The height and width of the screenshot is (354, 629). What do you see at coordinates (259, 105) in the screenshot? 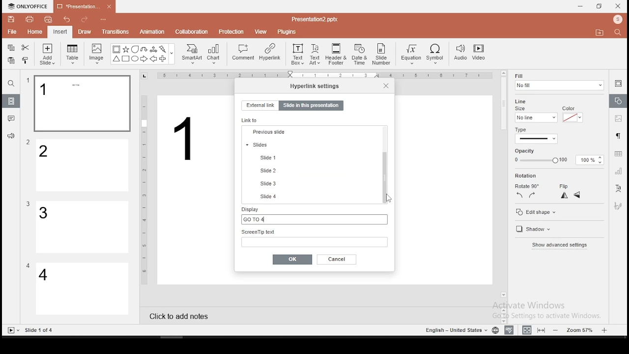
I see `external link` at bounding box center [259, 105].